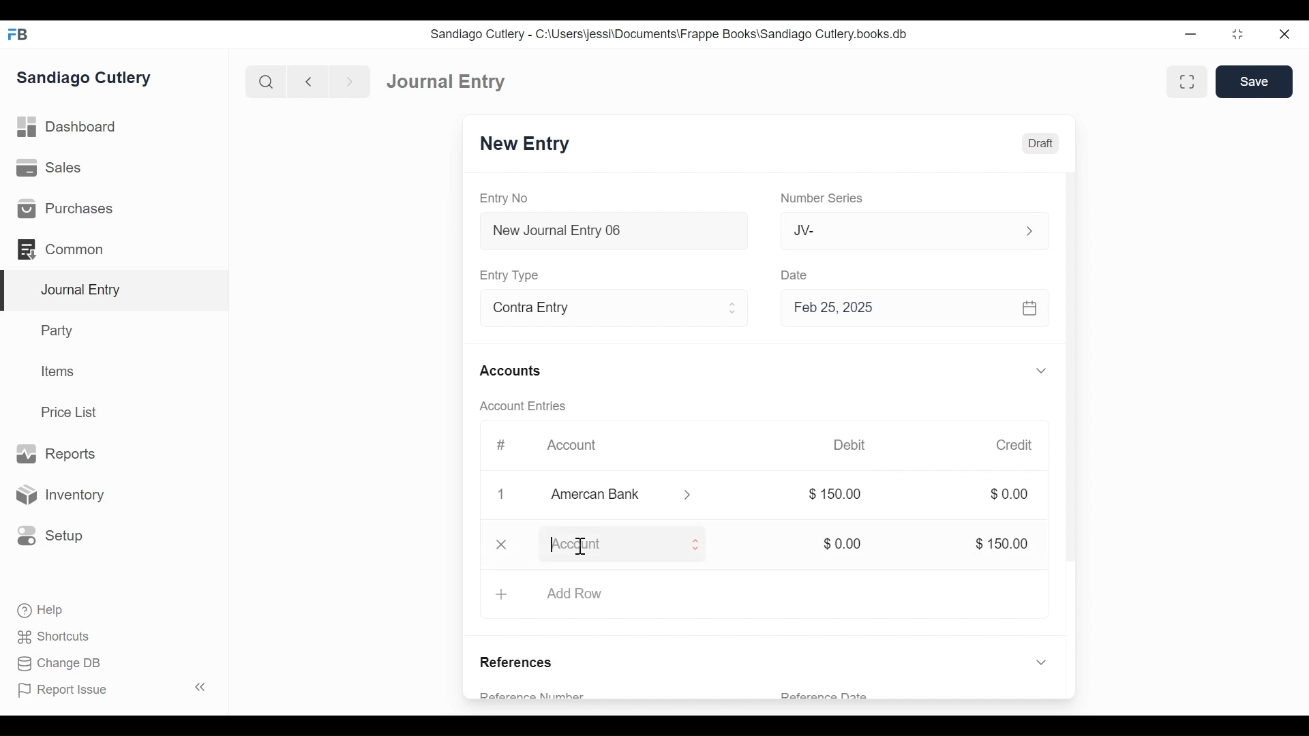  What do you see at coordinates (795, 274) in the screenshot?
I see `Date` at bounding box center [795, 274].